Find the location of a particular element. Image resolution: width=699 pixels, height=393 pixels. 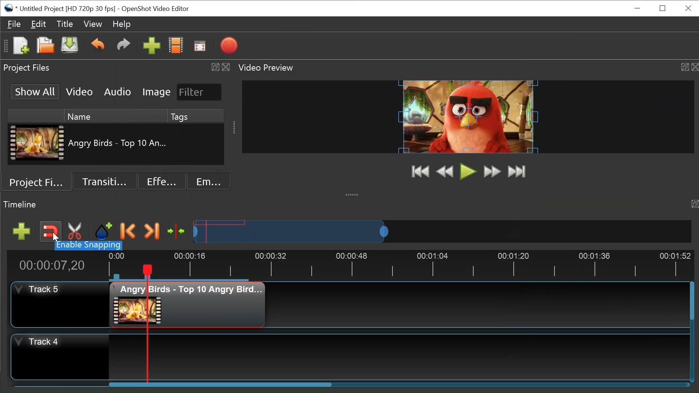

File Name is located at coordinates (119, 143).